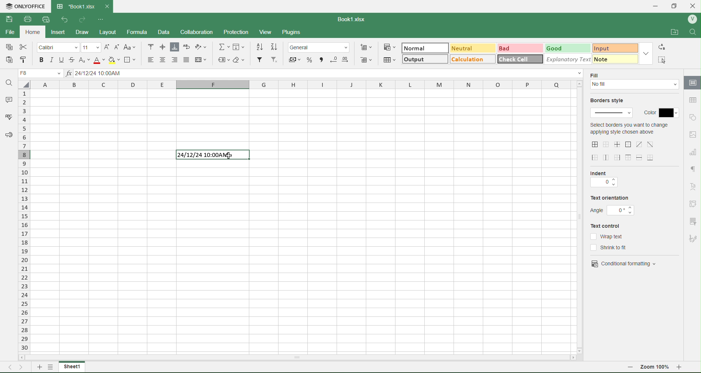 Image resolution: width=701 pixels, height=373 pixels. Describe the element at coordinates (610, 199) in the screenshot. I see `text orientation` at that location.